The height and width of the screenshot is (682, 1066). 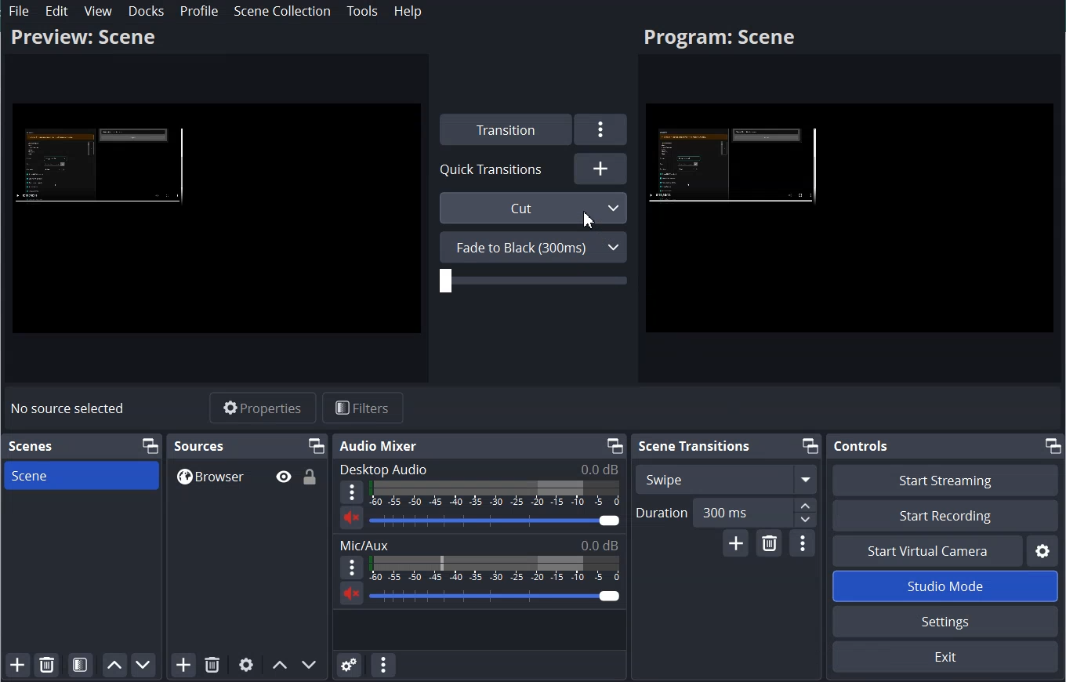 I want to click on Fade Adjuster, so click(x=533, y=281).